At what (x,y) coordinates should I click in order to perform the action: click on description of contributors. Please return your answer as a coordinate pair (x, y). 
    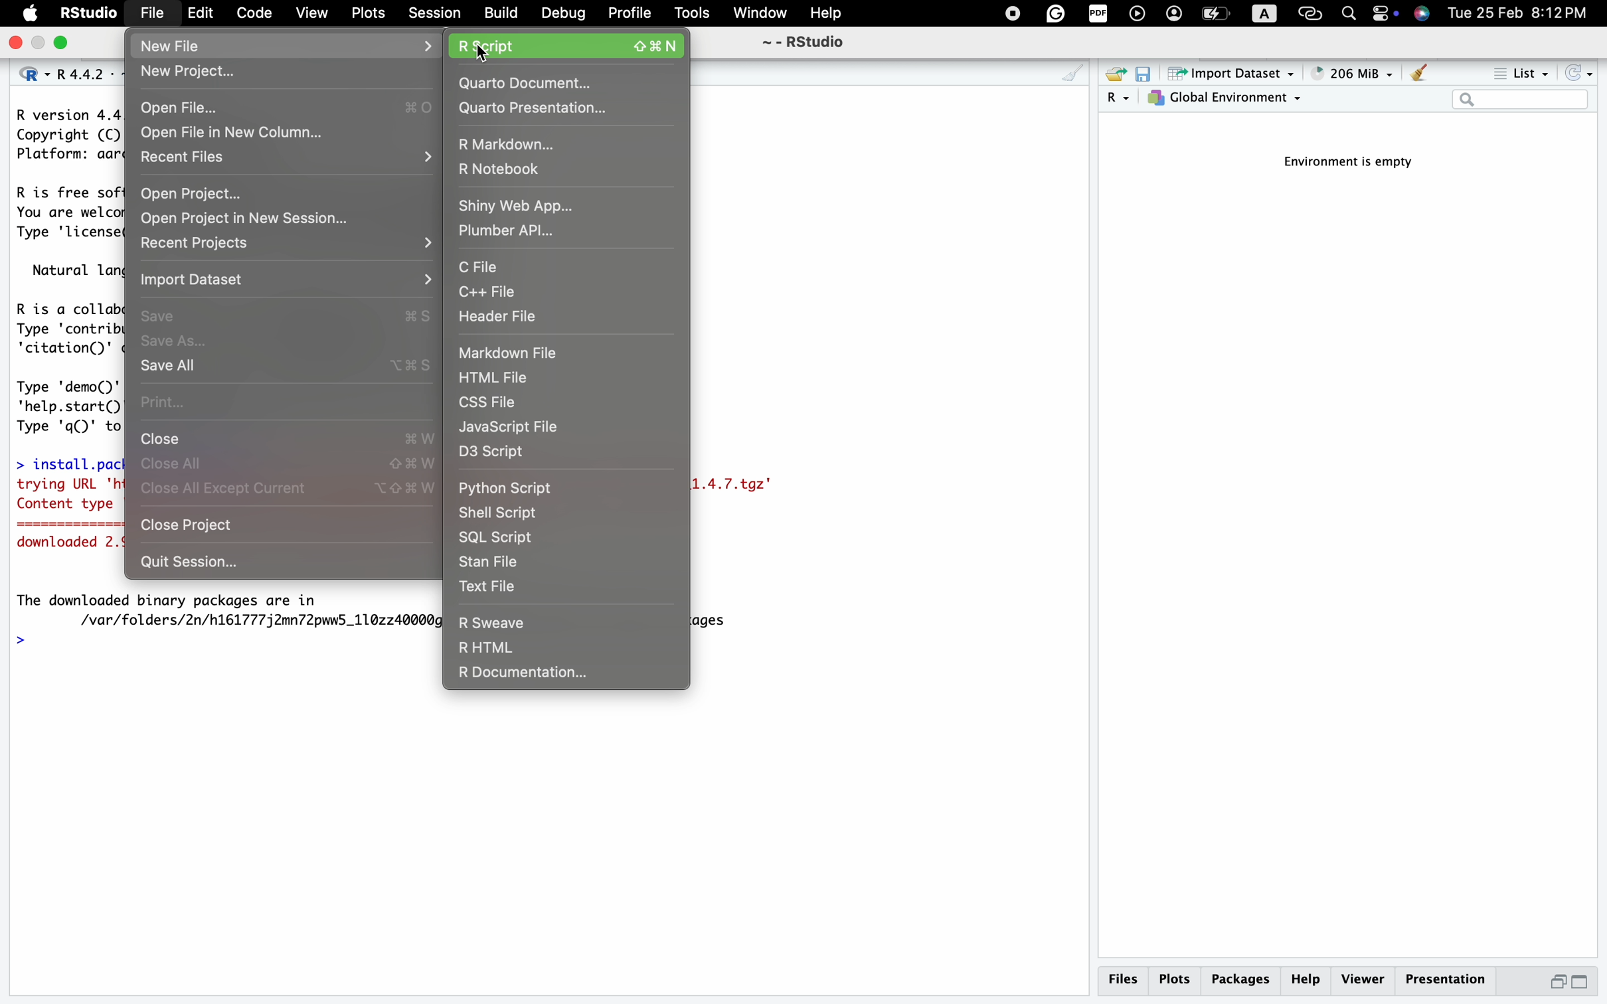
    Looking at the image, I should click on (64, 325).